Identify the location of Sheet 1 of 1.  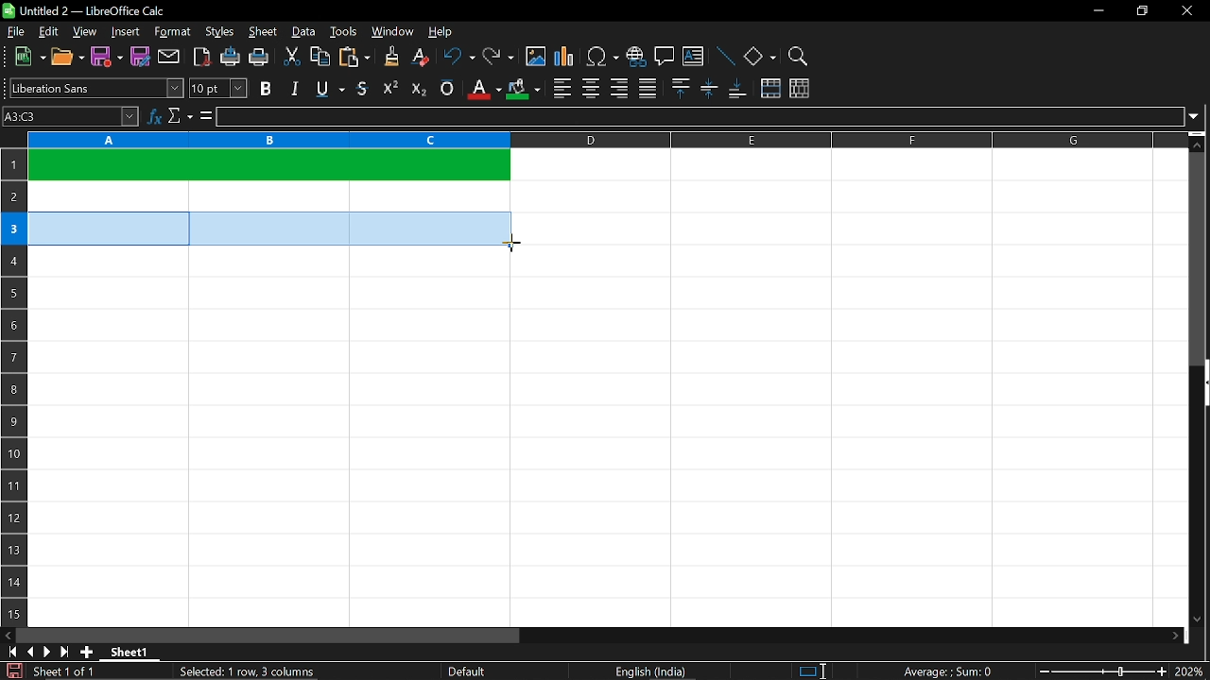
(64, 671).